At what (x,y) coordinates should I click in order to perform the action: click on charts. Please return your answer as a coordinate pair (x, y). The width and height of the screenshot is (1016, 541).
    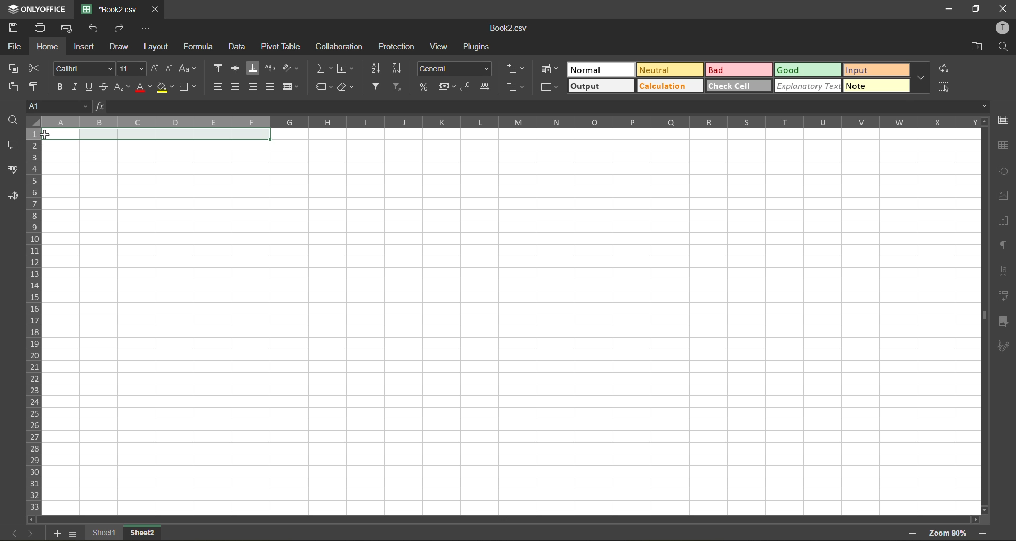
    Looking at the image, I should click on (1004, 221).